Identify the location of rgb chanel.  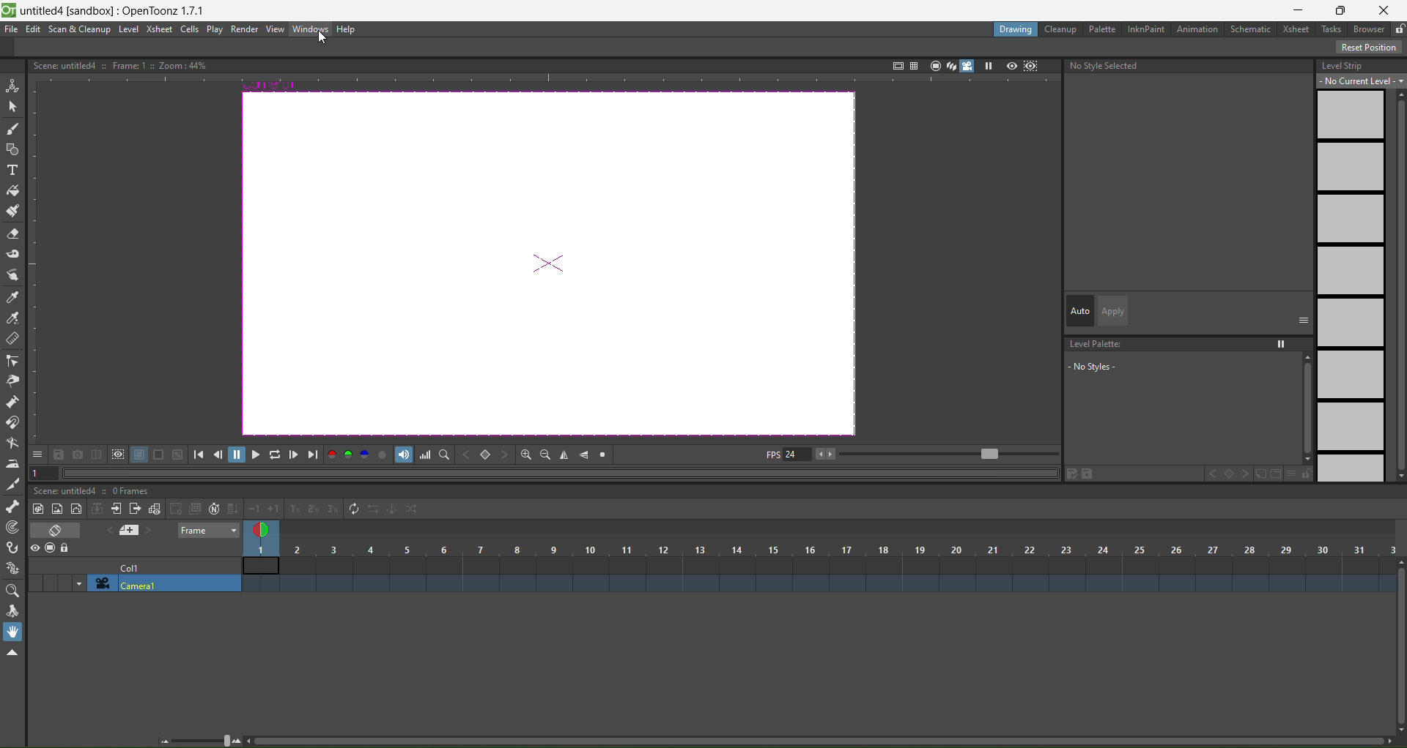
(350, 455).